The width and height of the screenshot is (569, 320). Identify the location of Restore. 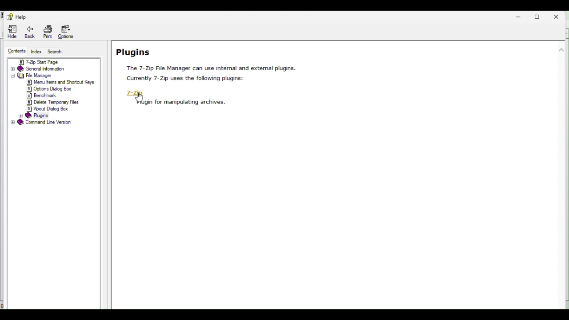
(541, 16).